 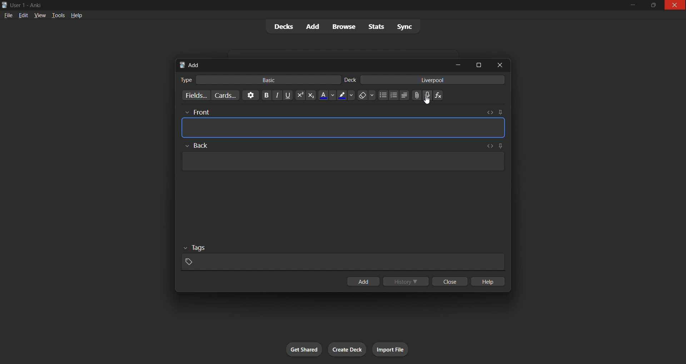 What do you see at coordinates (7, 16) in the screenshot?
I see `file` at bounding box center [7, 16].